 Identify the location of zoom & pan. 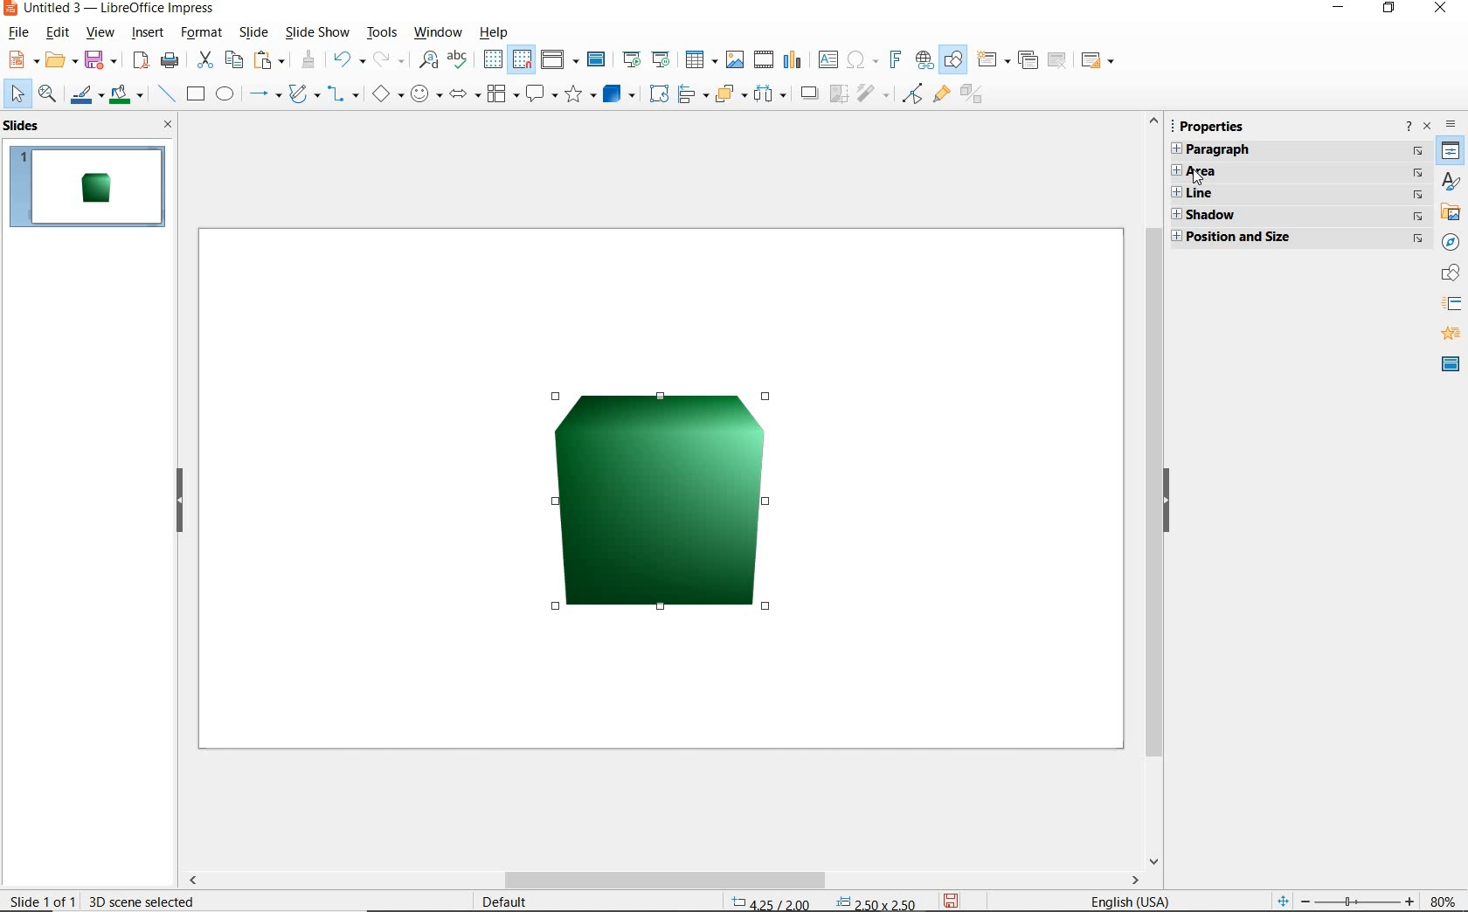
(47, 96).